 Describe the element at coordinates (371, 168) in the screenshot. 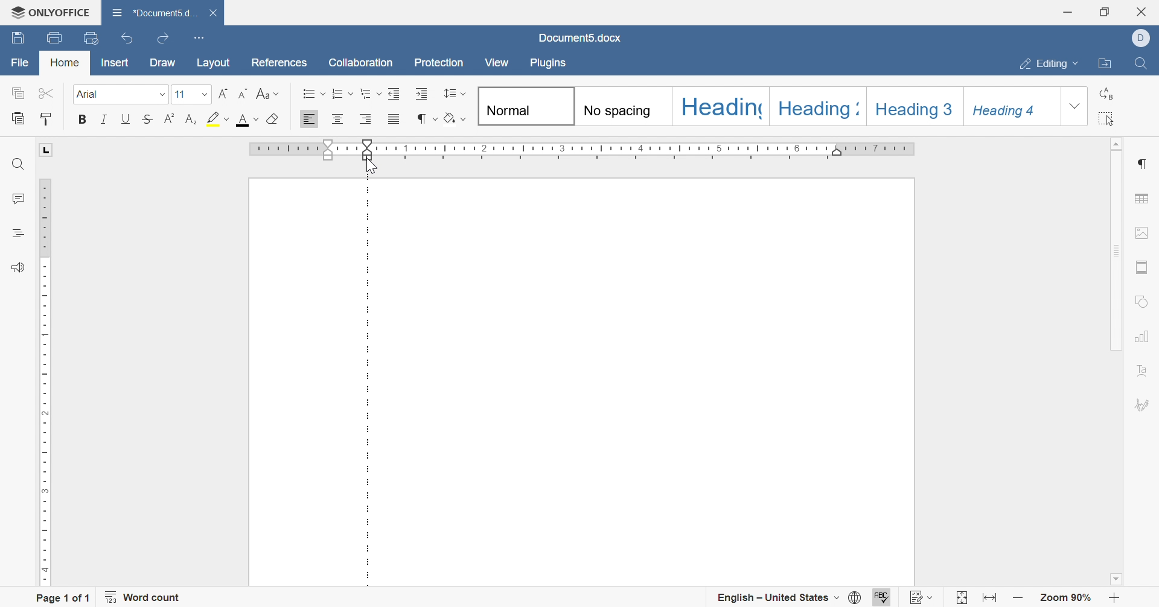

I see `cursor` at that location.